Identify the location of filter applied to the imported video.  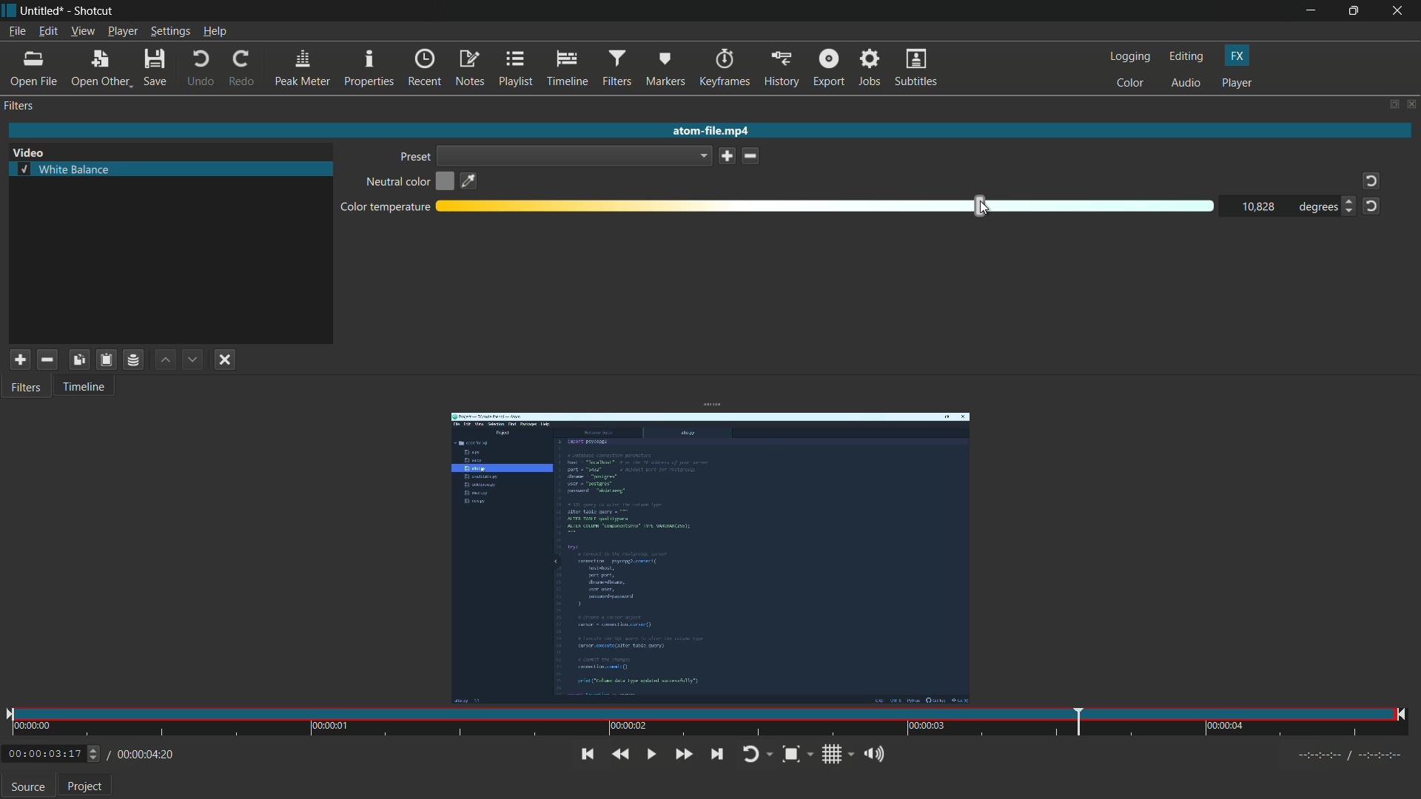
(710, 561).